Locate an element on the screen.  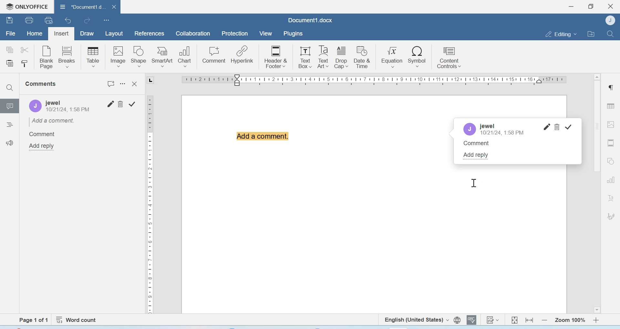
Paste is located at coordinates (10, 64).